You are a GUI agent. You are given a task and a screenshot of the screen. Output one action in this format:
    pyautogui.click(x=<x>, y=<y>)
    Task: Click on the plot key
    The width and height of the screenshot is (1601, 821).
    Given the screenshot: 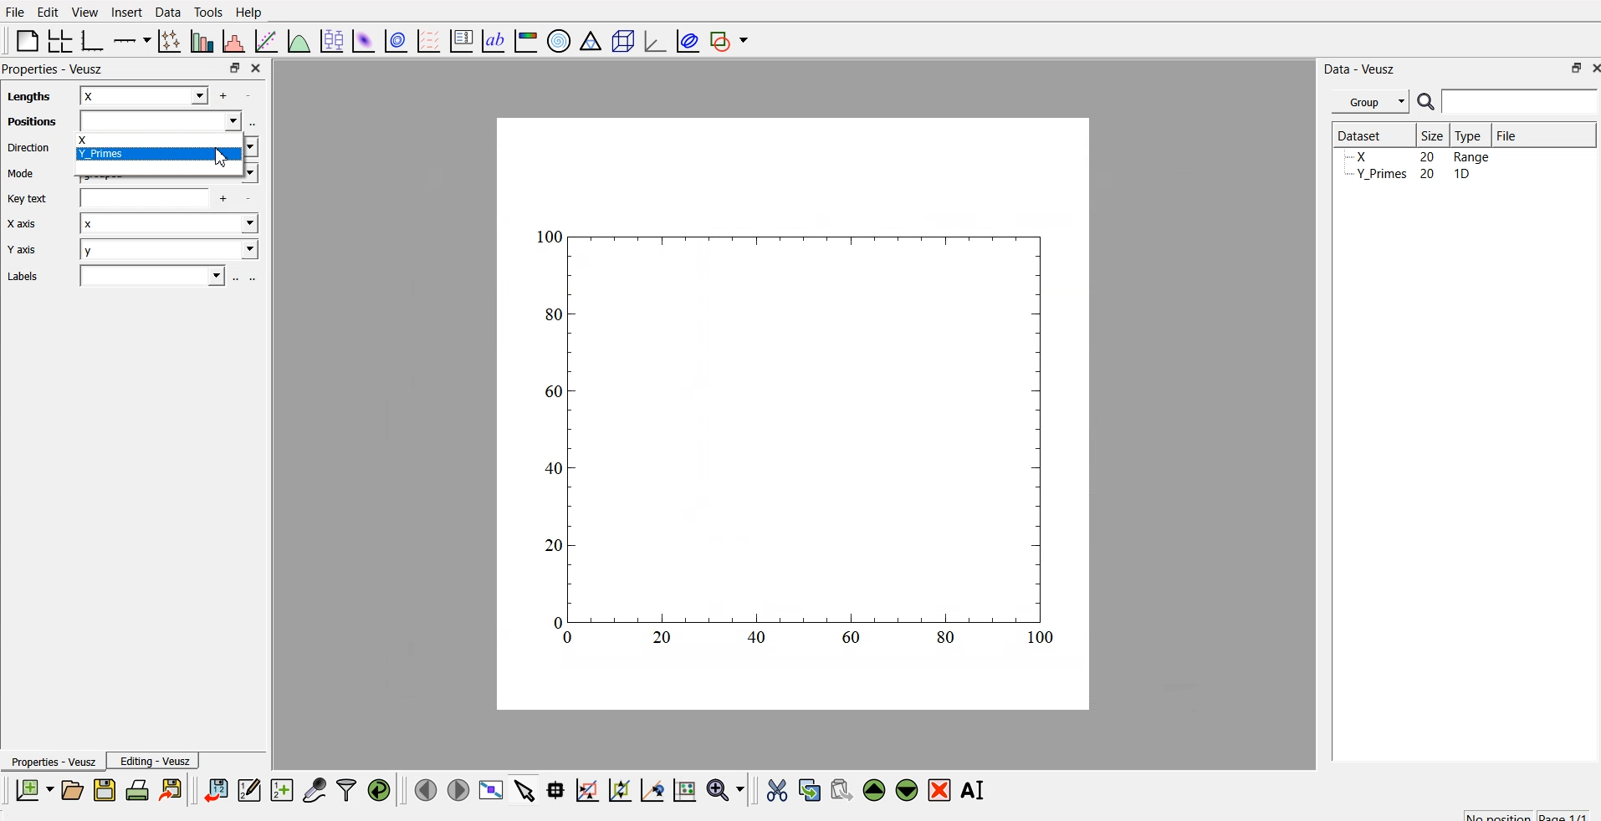 What is the action you would take?
    pyautogui.click(x=462, y=38)
    